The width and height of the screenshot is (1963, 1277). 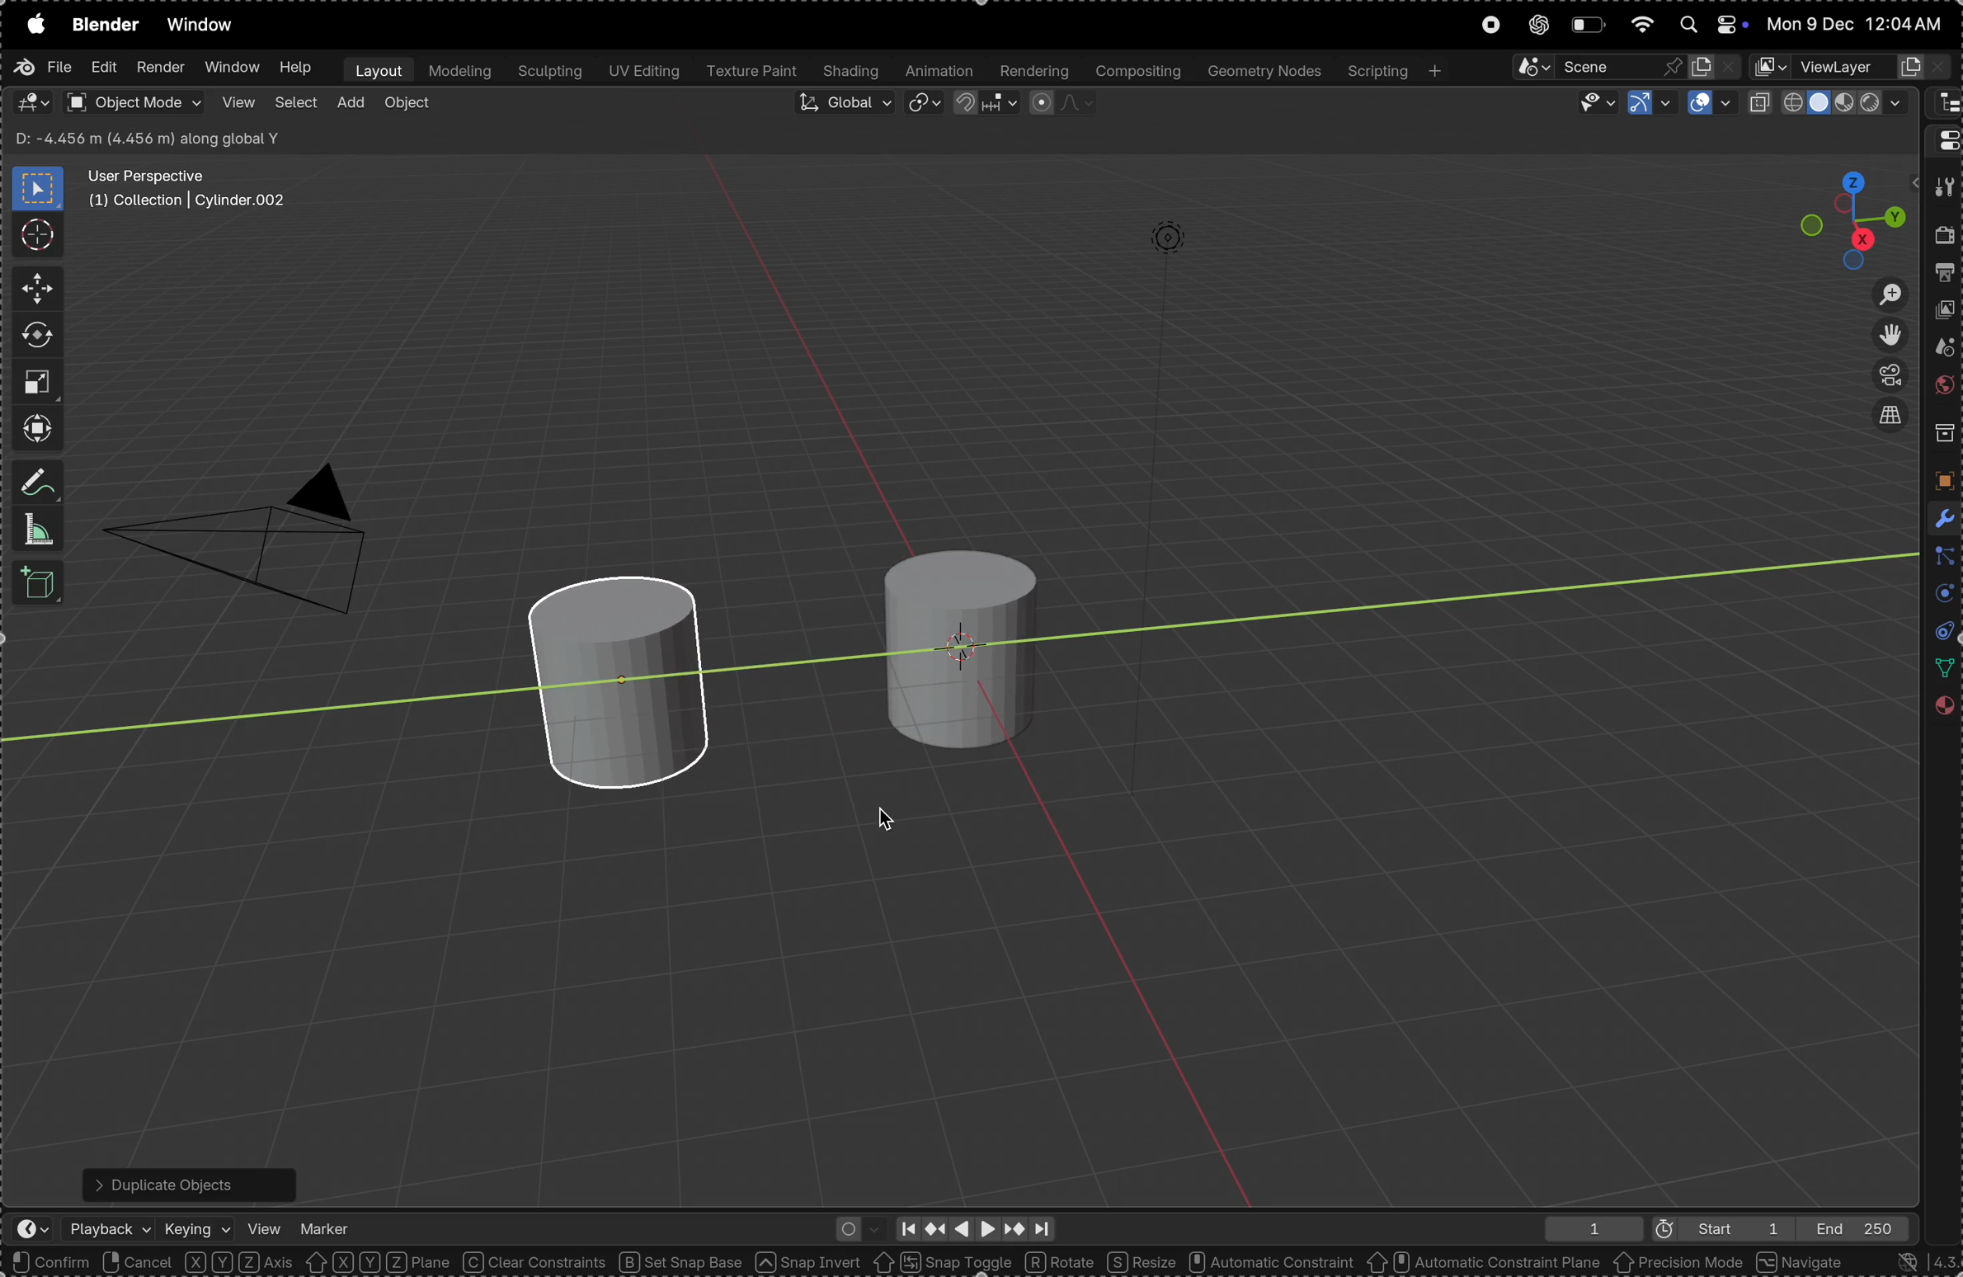 What do you see at coordinates (1141, 1261) in the screenshot?
I see `resize` at bounding box center [1141, 1261].